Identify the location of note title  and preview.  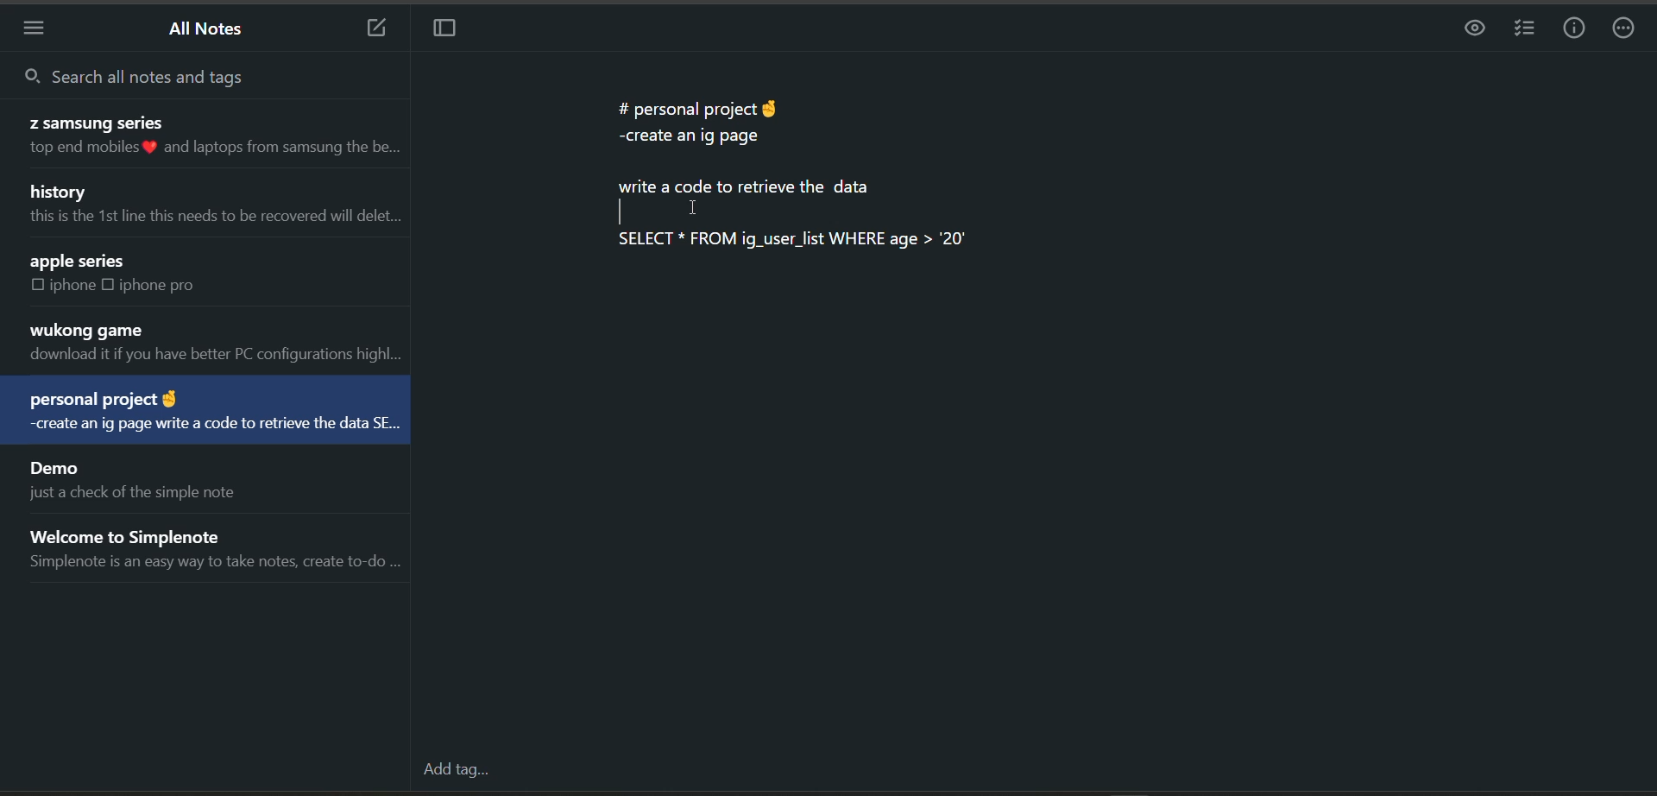
(205, 413).